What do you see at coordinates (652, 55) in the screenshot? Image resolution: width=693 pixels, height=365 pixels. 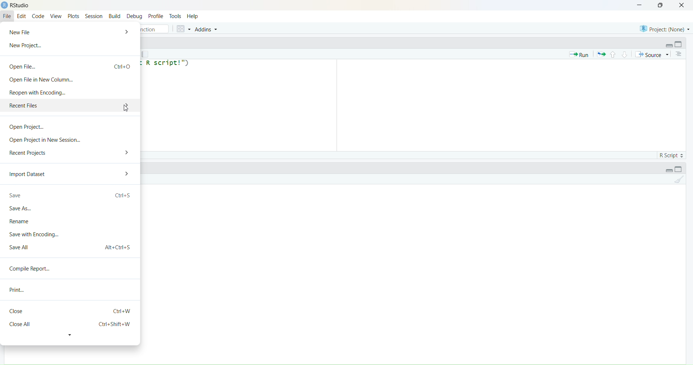 I see `Source the contents of the active document` at bounding box center [652, 55].